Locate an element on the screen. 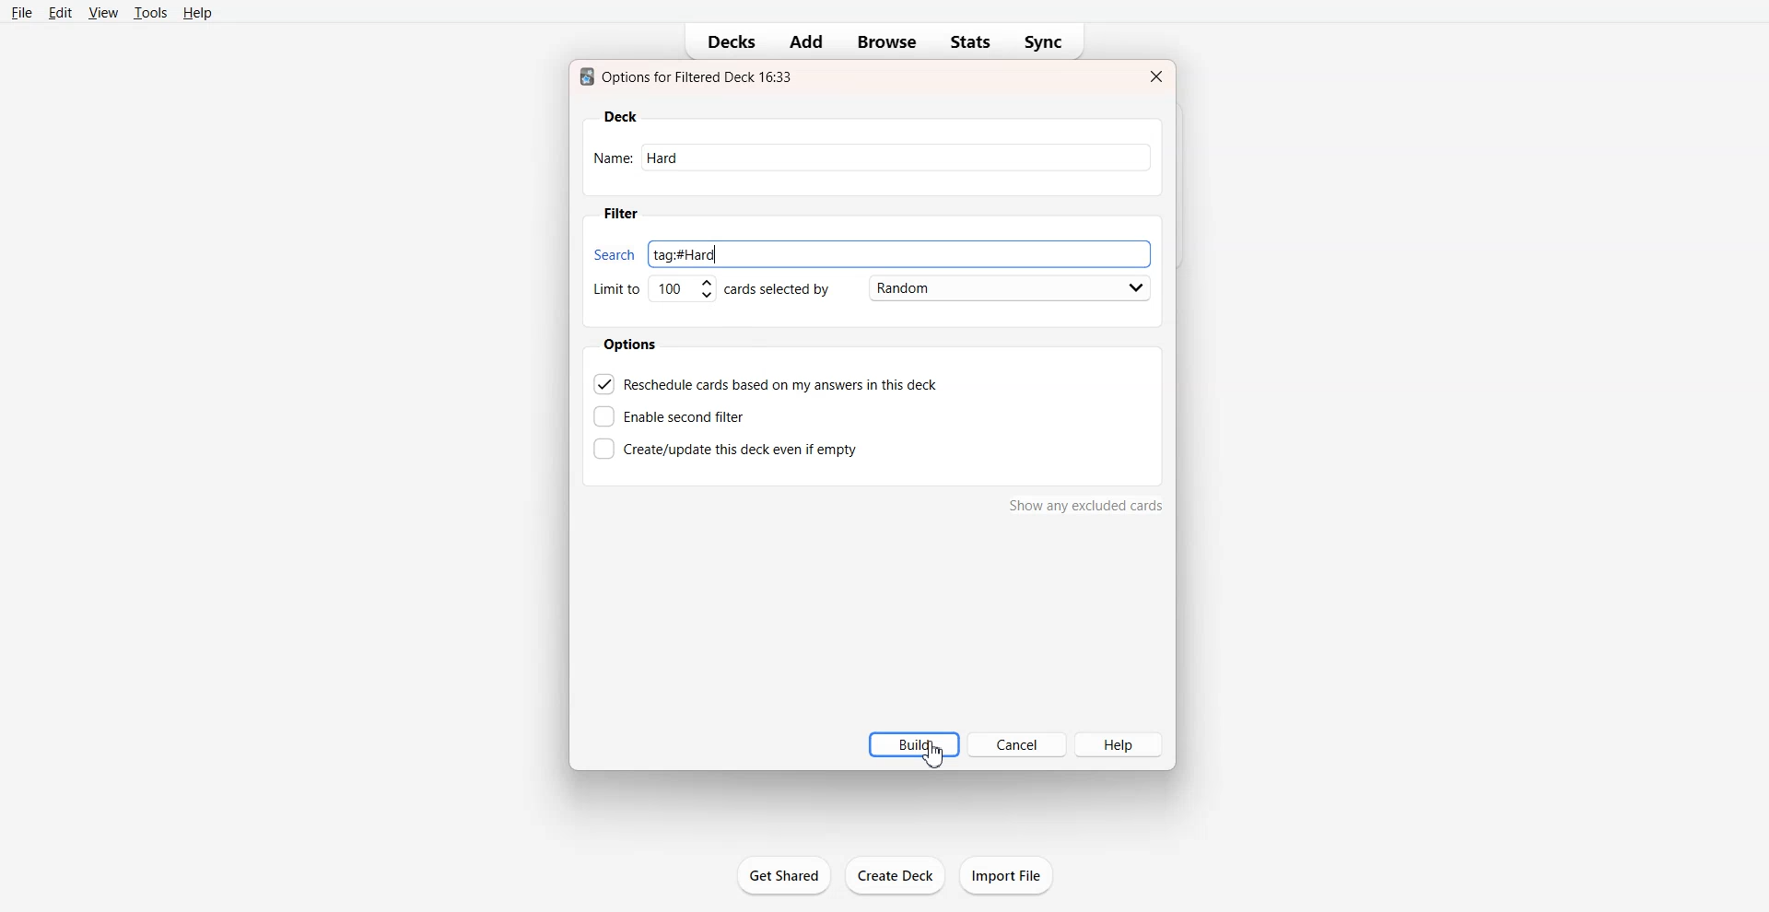  Card Selected by Random is located at coordinates (943, 287).